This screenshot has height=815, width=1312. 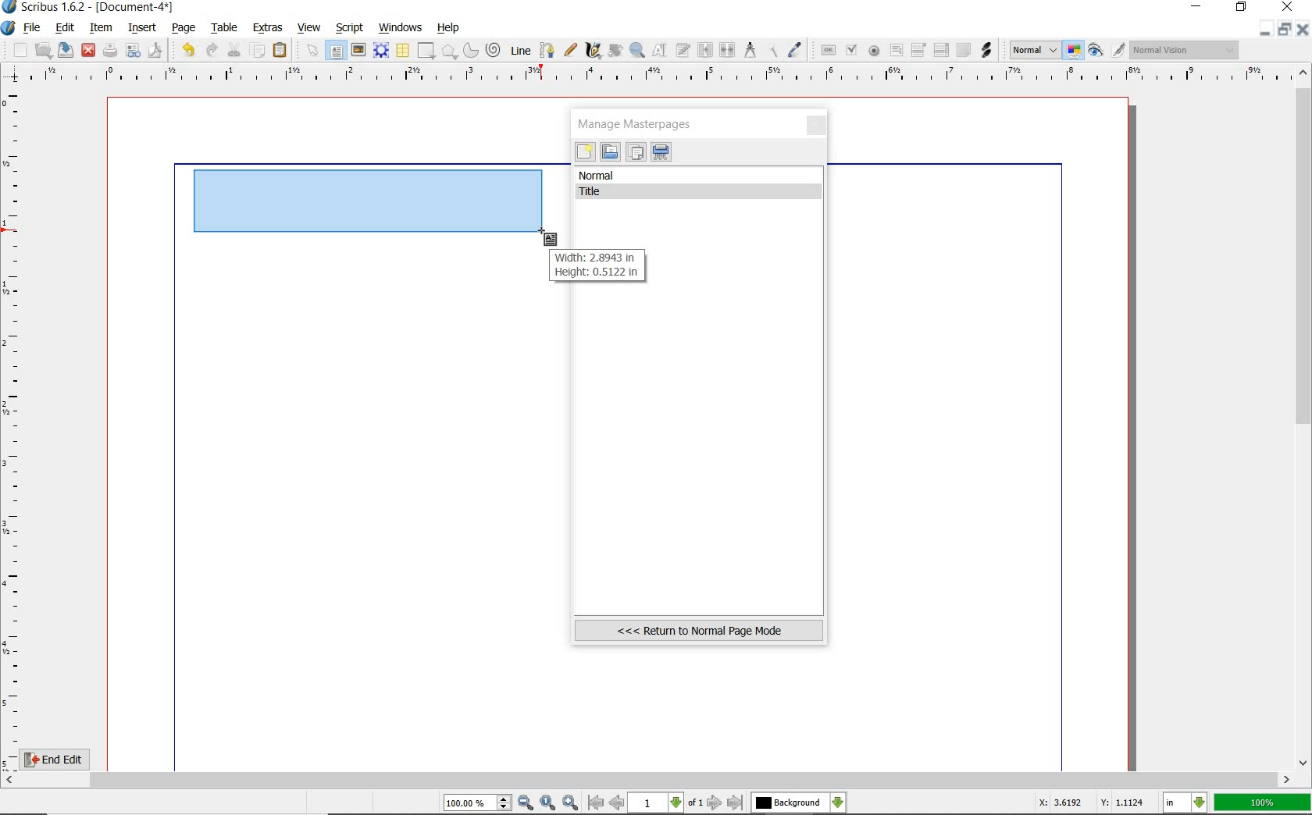 I want to click on preflight verifier, so click(x=134, y=52).